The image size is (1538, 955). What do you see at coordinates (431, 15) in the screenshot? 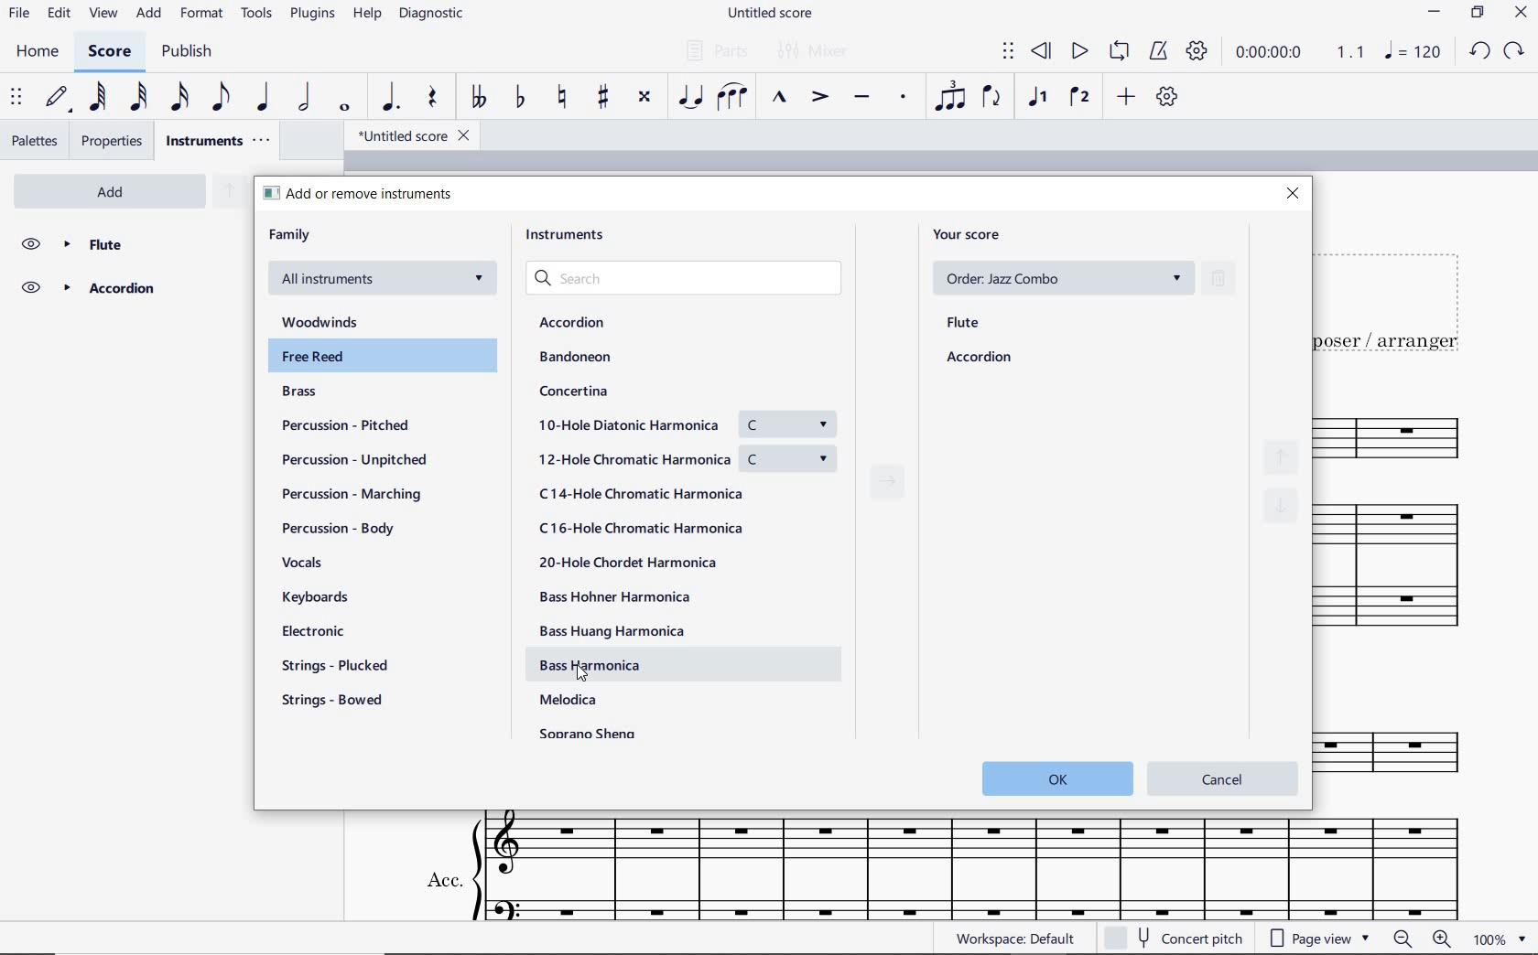
I see `diagnostic` at bounding box center [431, 15].